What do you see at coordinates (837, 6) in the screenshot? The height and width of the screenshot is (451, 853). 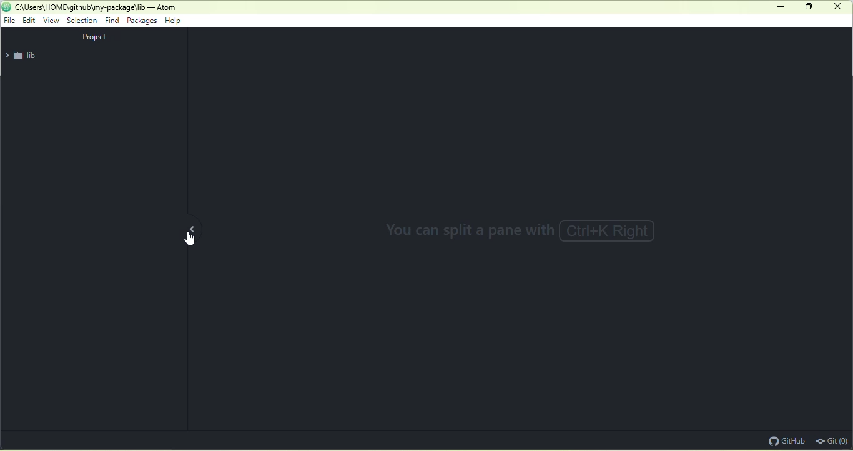 I see `close` at bounding box center [837, 6].